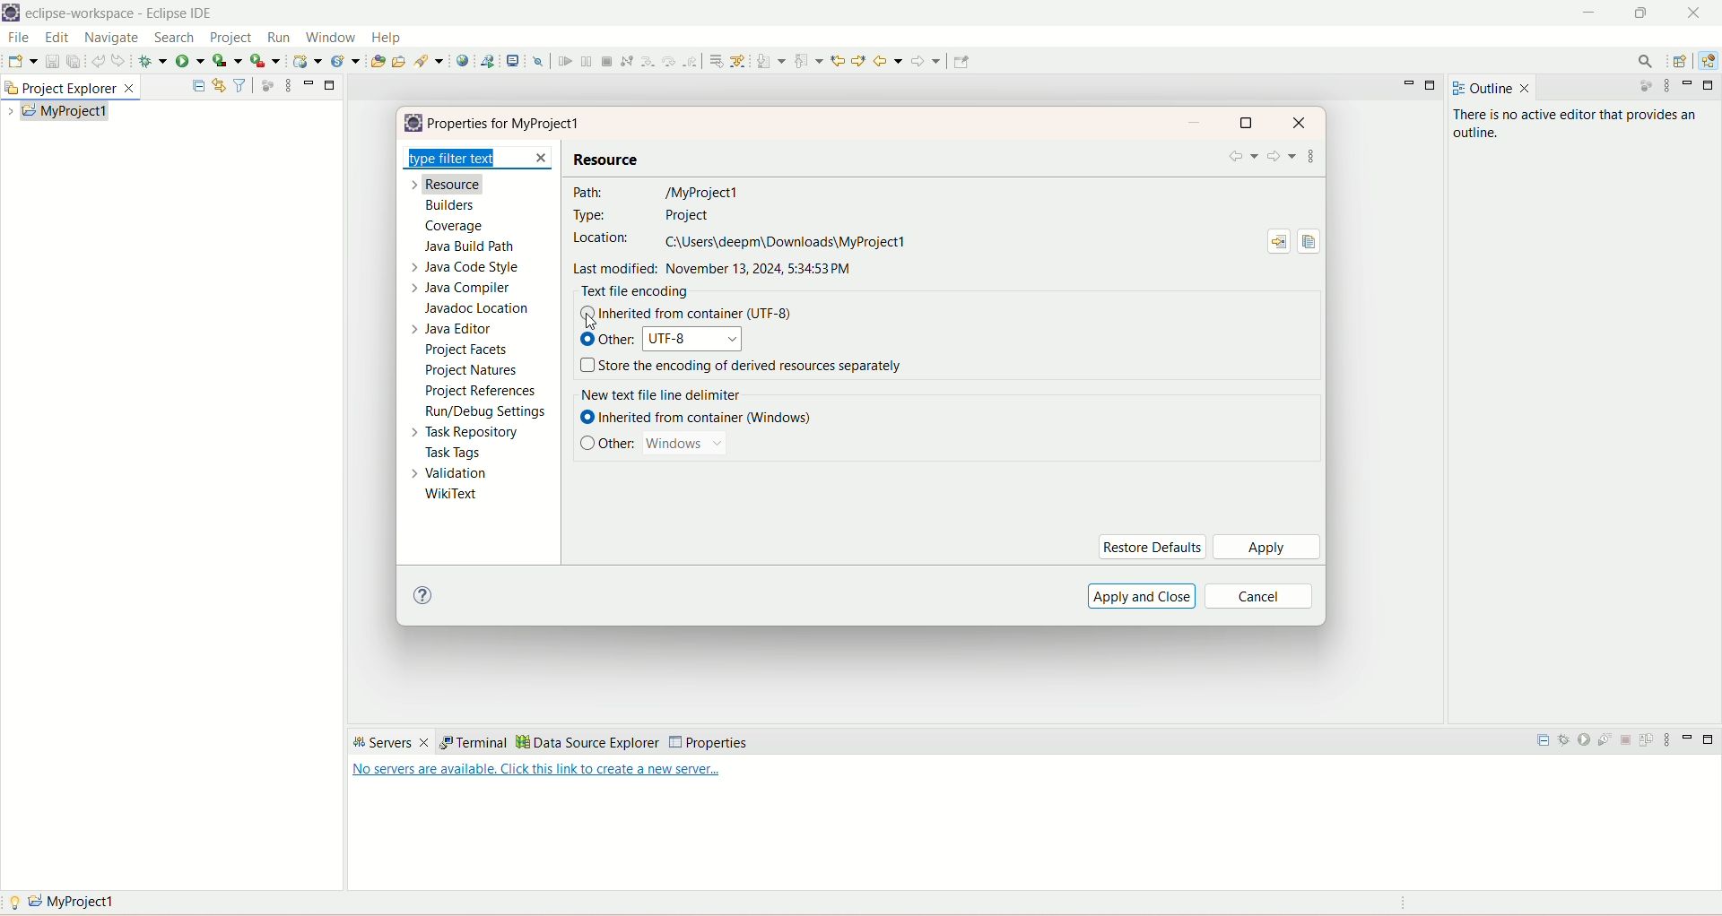 The width and height of the screenshot is (1722, 916). Describe the element at coordinates (1311, 159) in the screenshot. I see `view menu` at that location.